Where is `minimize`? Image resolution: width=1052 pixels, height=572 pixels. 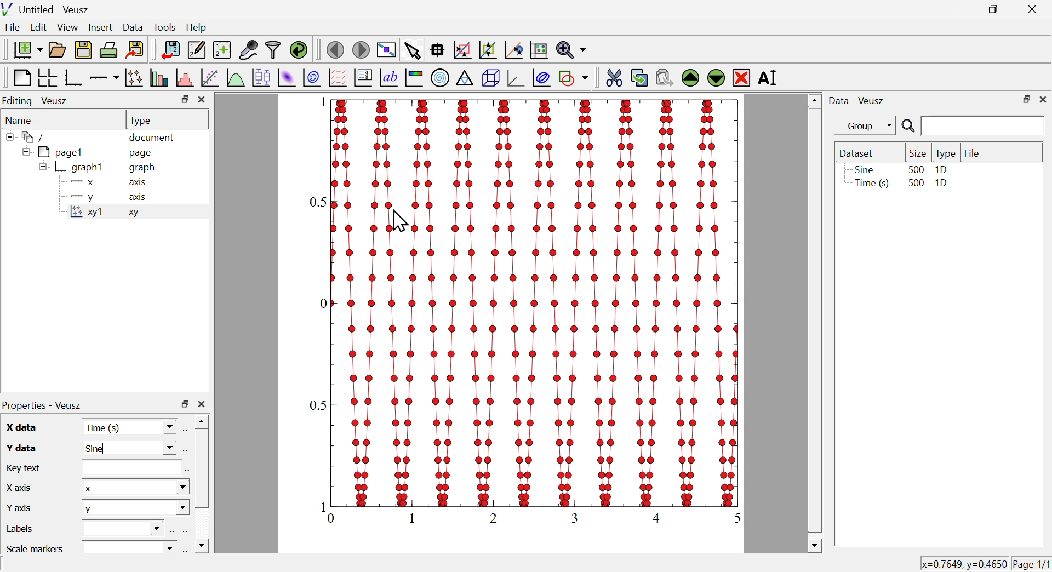
minimize is located at coordinates (952, 9).